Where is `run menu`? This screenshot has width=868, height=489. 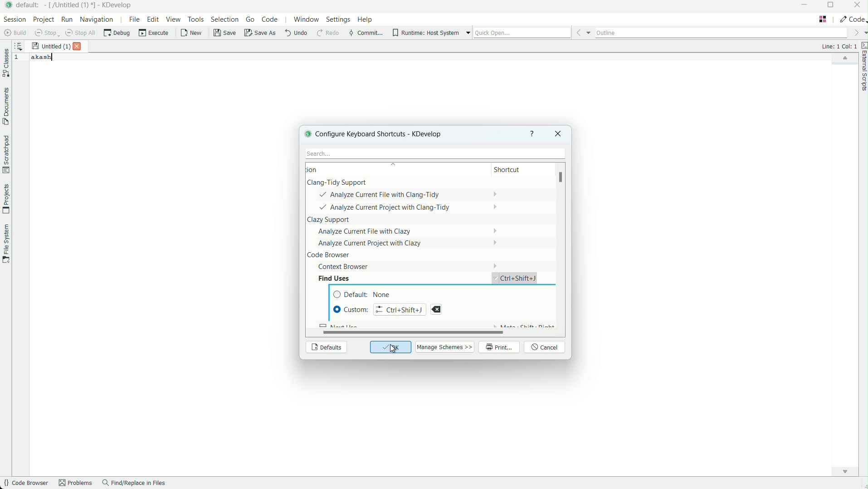 run menu is located at coordinates (67, 19).